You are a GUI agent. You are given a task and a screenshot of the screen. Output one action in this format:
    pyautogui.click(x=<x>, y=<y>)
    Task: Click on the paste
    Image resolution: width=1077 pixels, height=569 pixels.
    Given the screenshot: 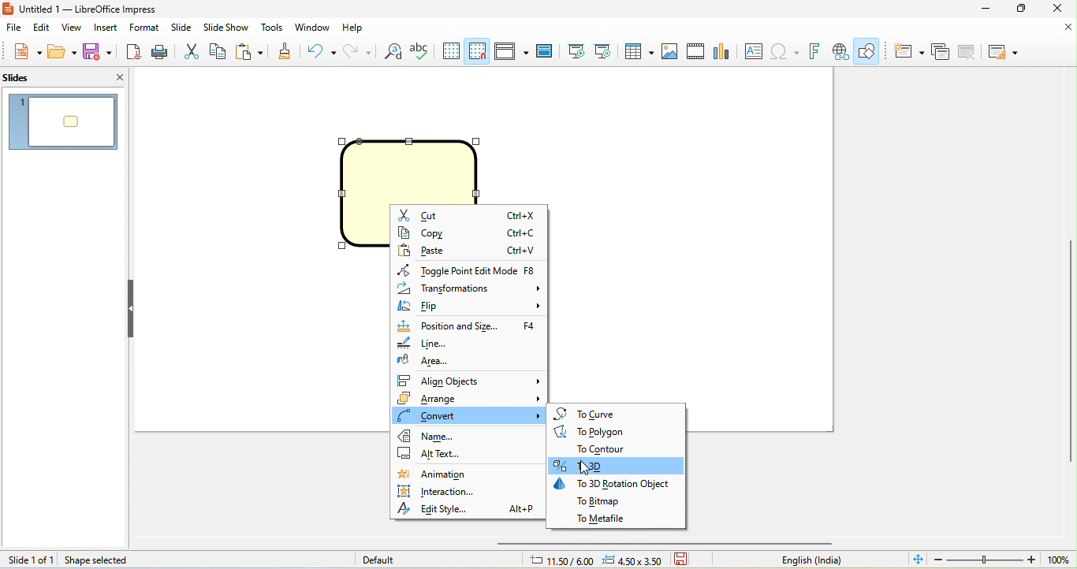 What is the action you would take?
    pyautogui.click(x=466, y=250)
    